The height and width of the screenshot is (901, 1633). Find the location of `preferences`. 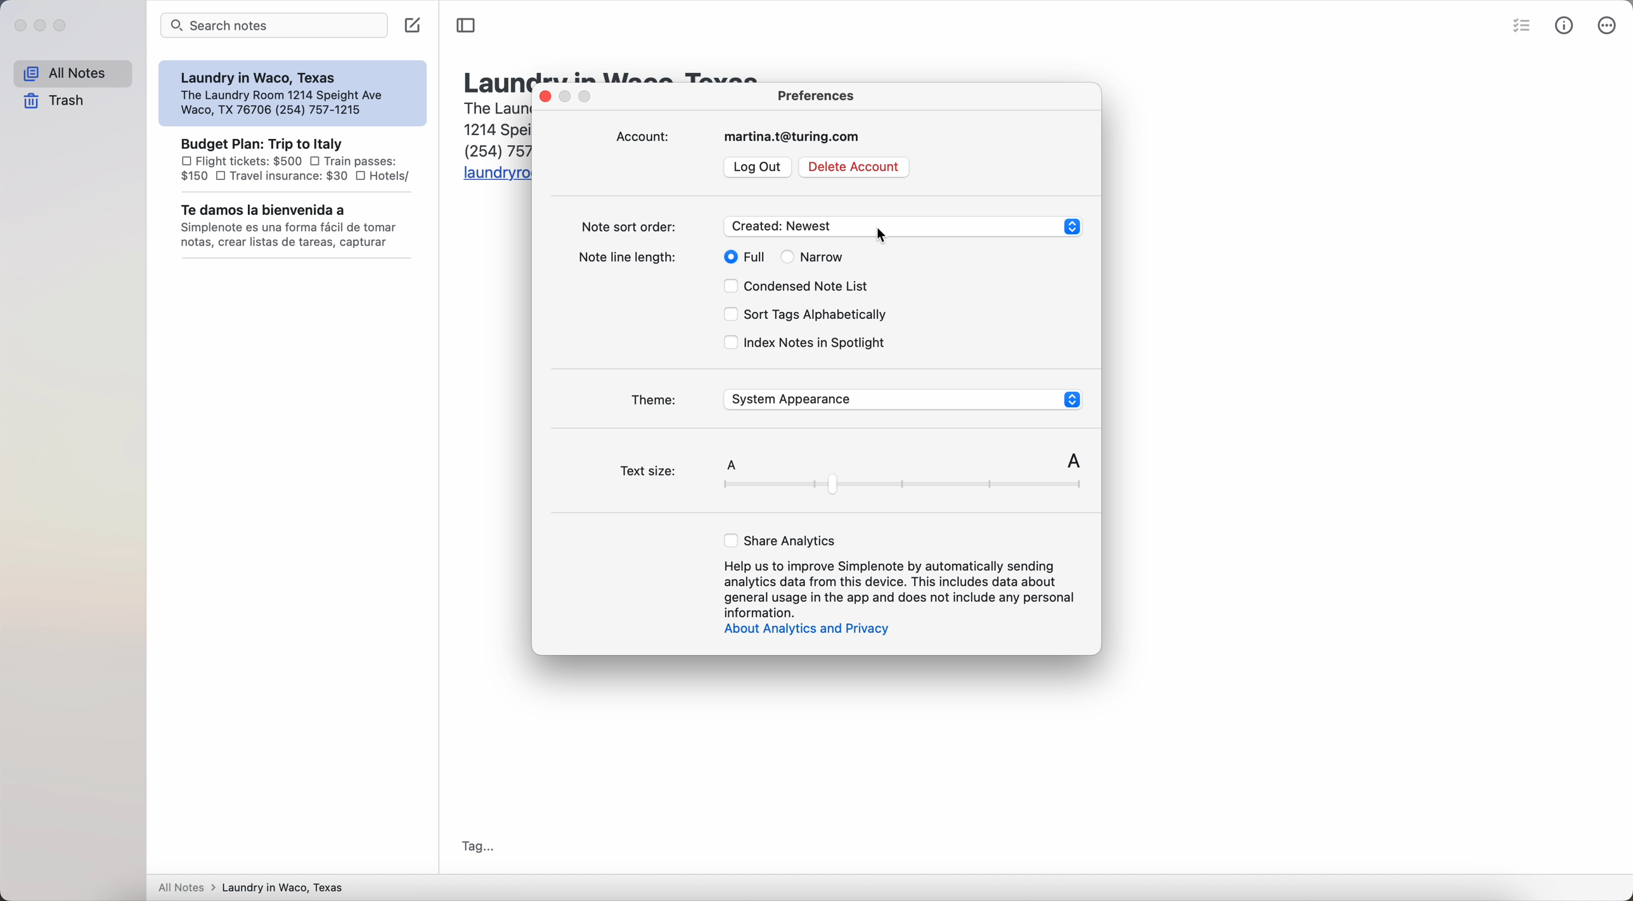

preferences is located at coordinates (818, 94).